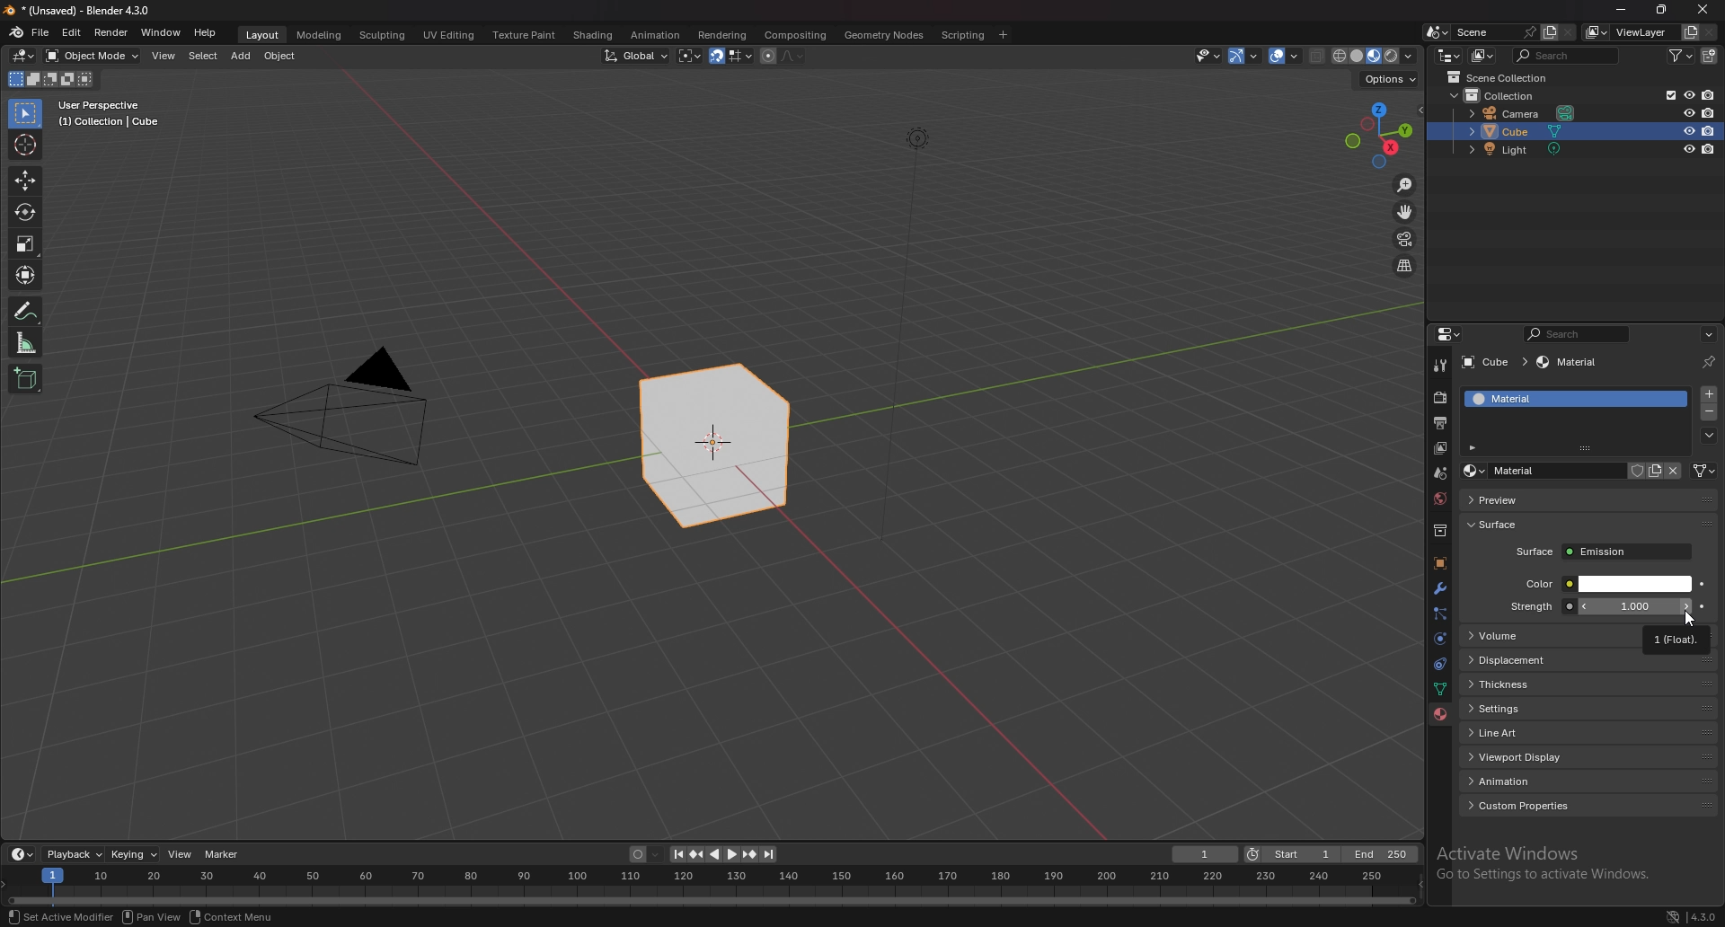 The height and width of the screenshot is (927, 1725). What do you see at coordinates (1438, 423) in the screenshot?
I see `output` at bounding box center [1438, 423].